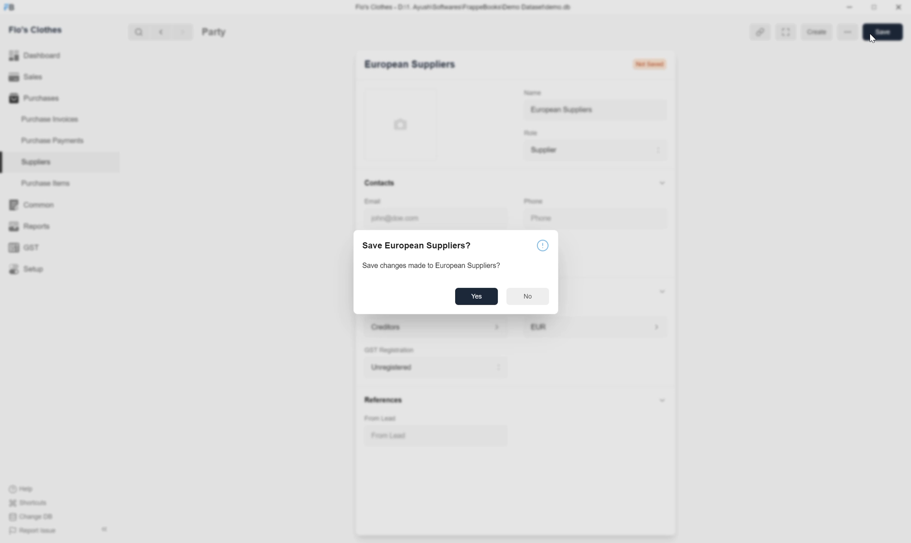  Describe the element at coordinates (541, 150) in the screenshot. I see `Supplier` at that location.